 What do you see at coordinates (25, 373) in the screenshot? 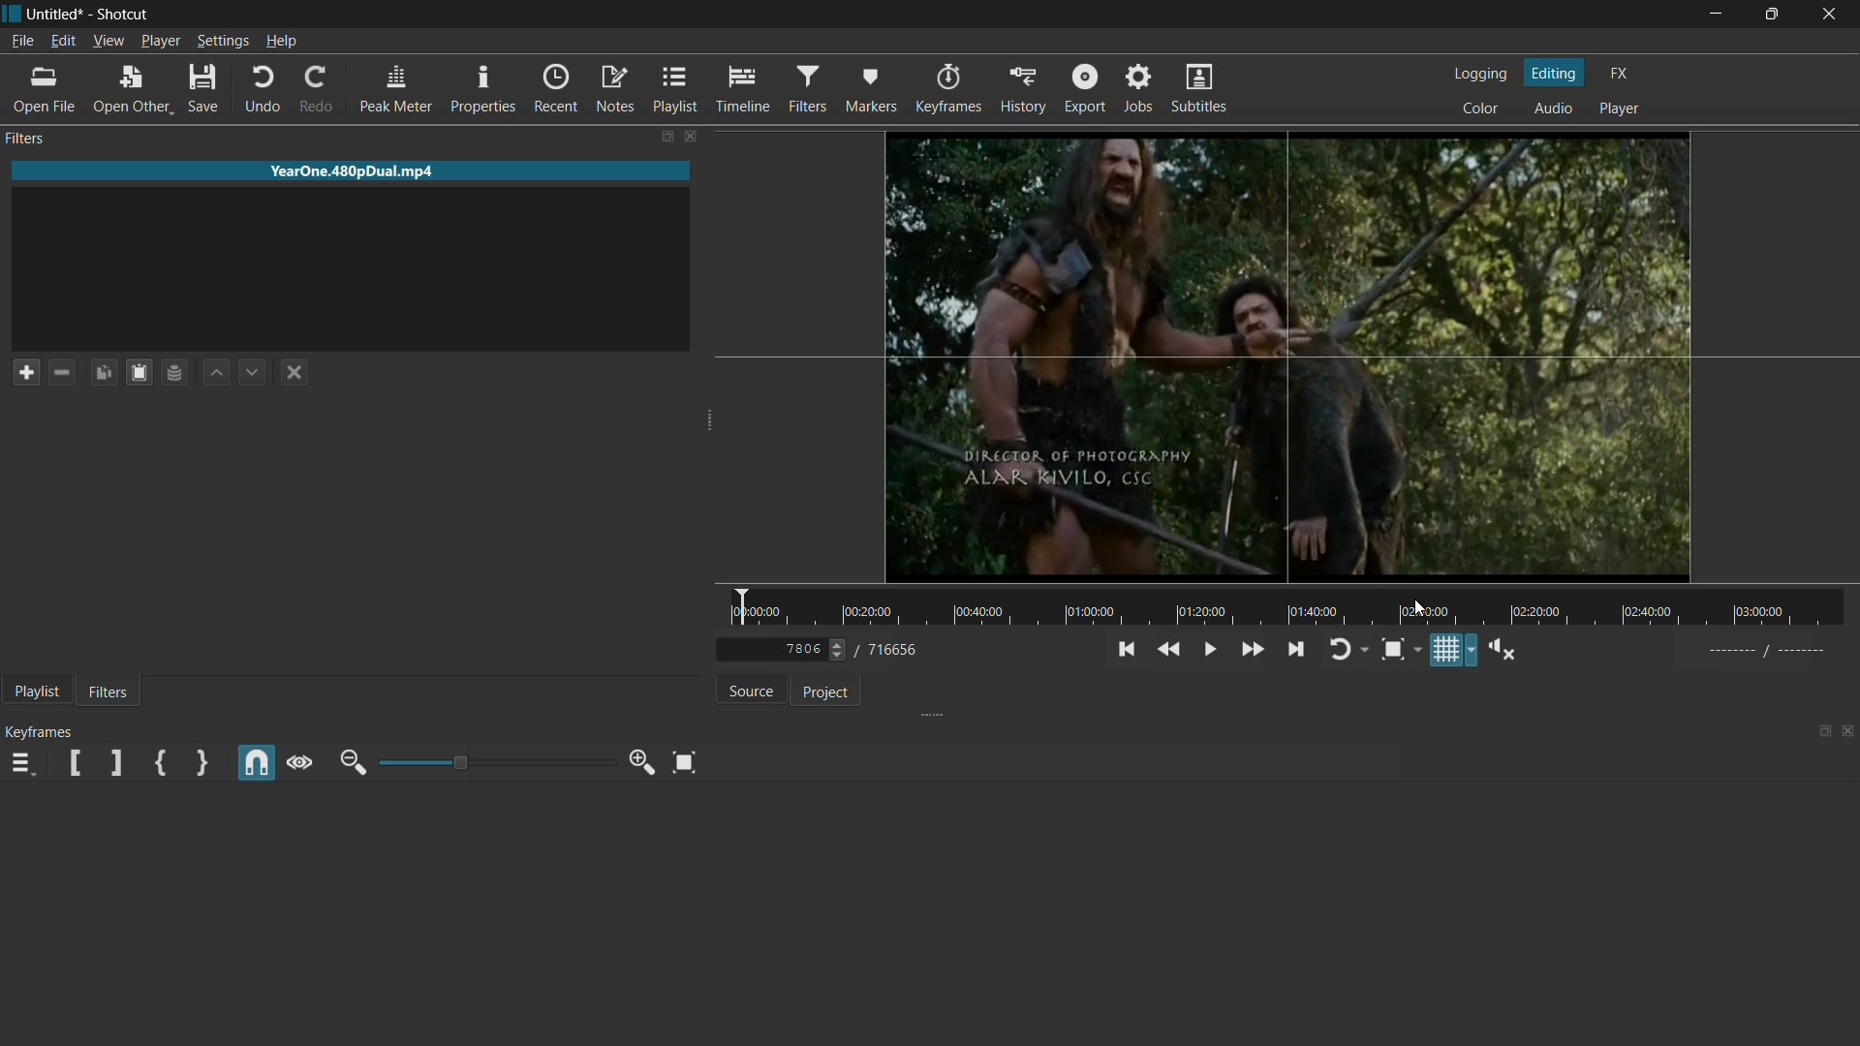
I see `add a filter` at bounding box center [25, 373].